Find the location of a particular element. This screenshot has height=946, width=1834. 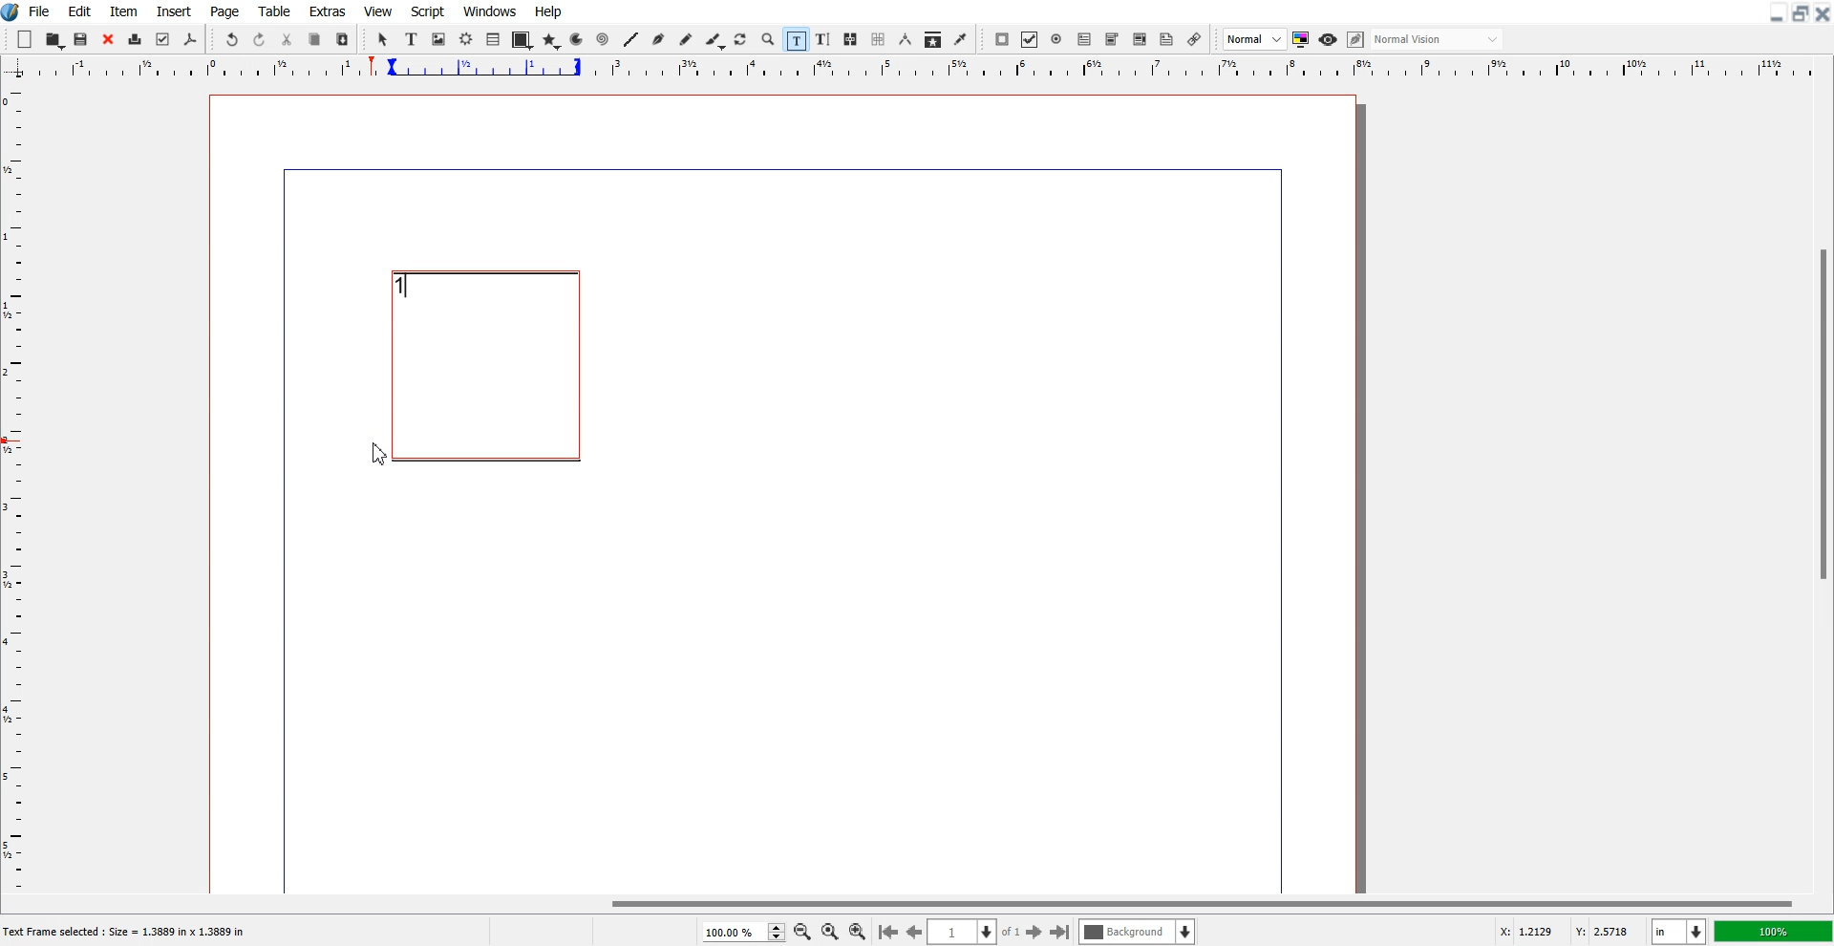

Go to Last Page is located at coordinates (1060, 933).